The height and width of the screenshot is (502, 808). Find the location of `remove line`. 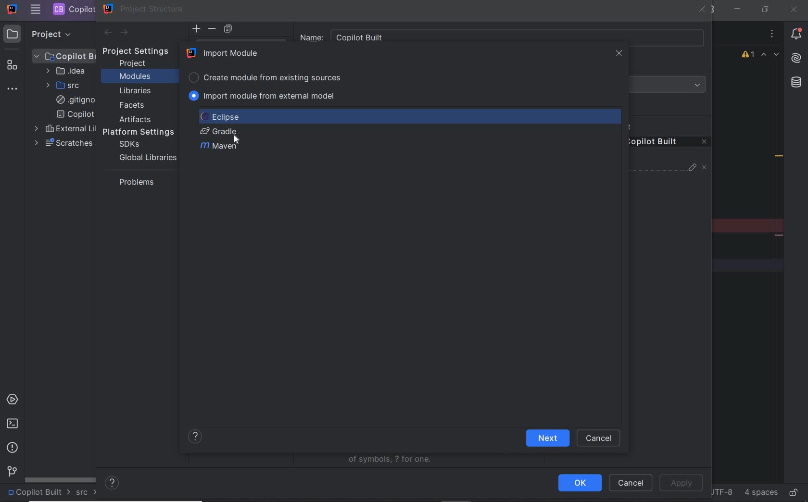

remove line is located at coordinates (780, 235).